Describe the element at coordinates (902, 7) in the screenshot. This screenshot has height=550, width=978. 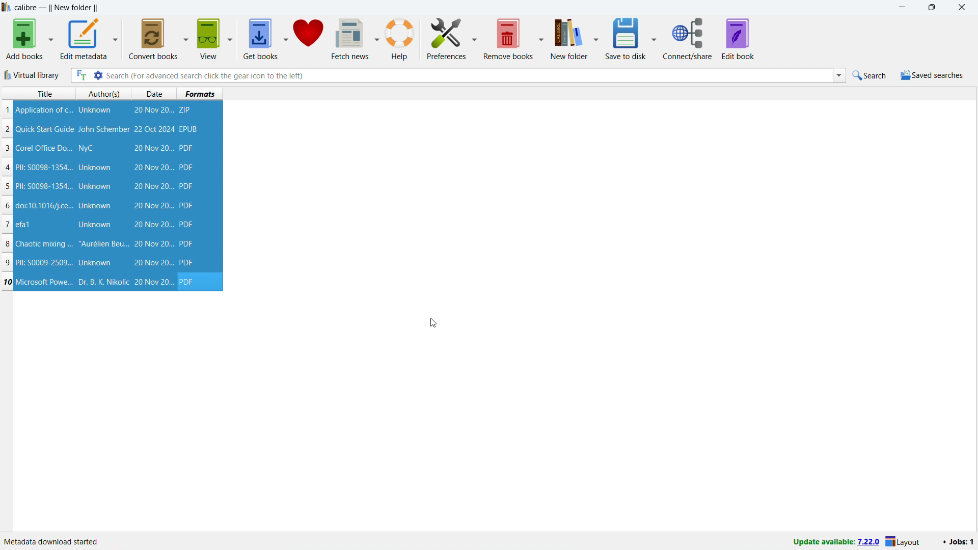
I see `minimize` at that location.